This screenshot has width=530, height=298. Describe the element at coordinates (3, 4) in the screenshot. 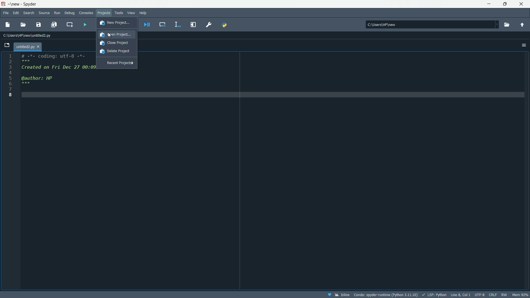

I see `app icon` at that location.